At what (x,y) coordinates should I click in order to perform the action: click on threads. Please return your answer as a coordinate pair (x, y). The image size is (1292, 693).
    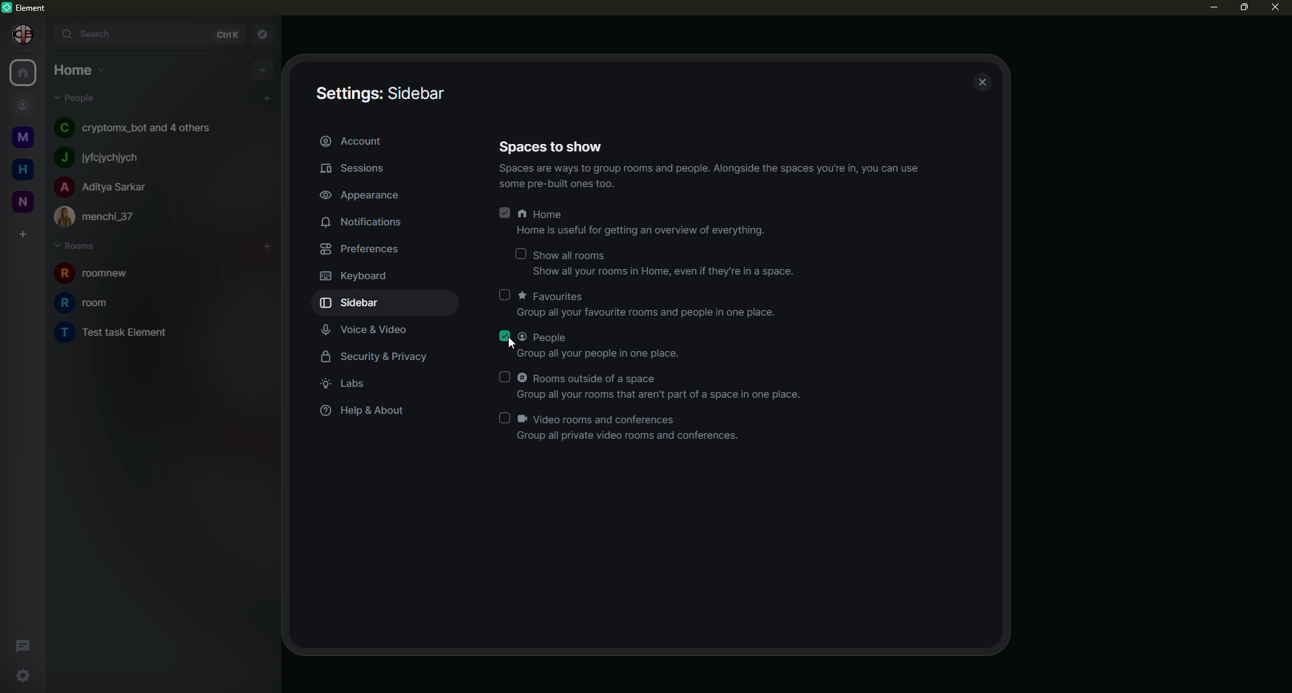
    Looking at the image, I should click on (24, 644).